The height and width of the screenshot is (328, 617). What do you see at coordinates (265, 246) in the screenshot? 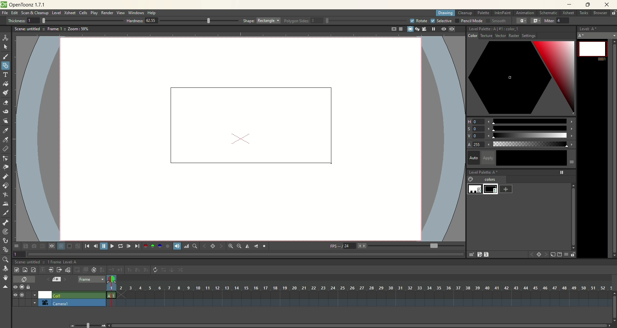
I see `reset view` at bounding box center [265, 246].